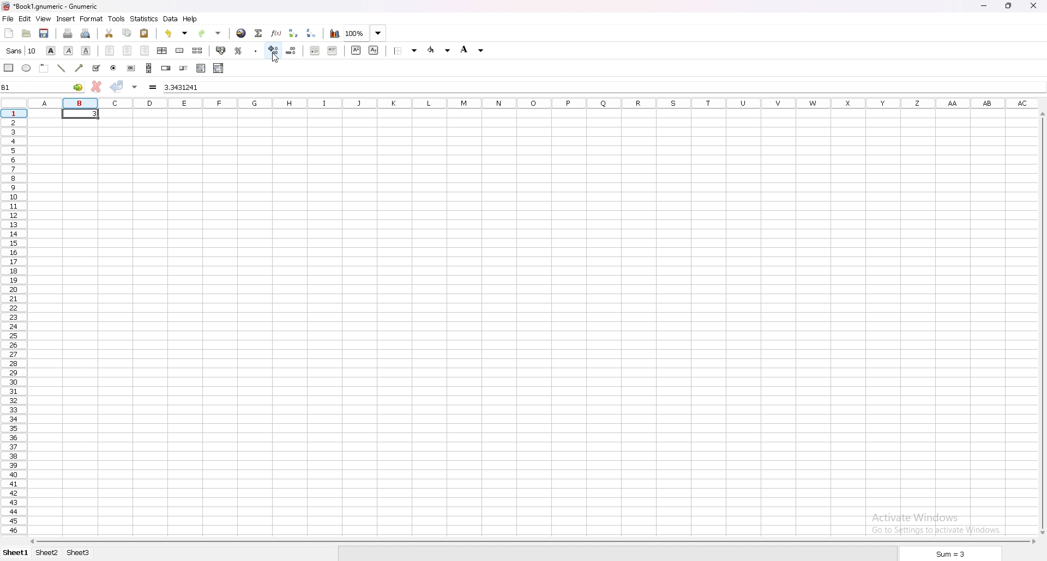 Image resolution: width=1047 pixels, height=561 pixels. I want to click on centre horizontally, so click(163, 50).